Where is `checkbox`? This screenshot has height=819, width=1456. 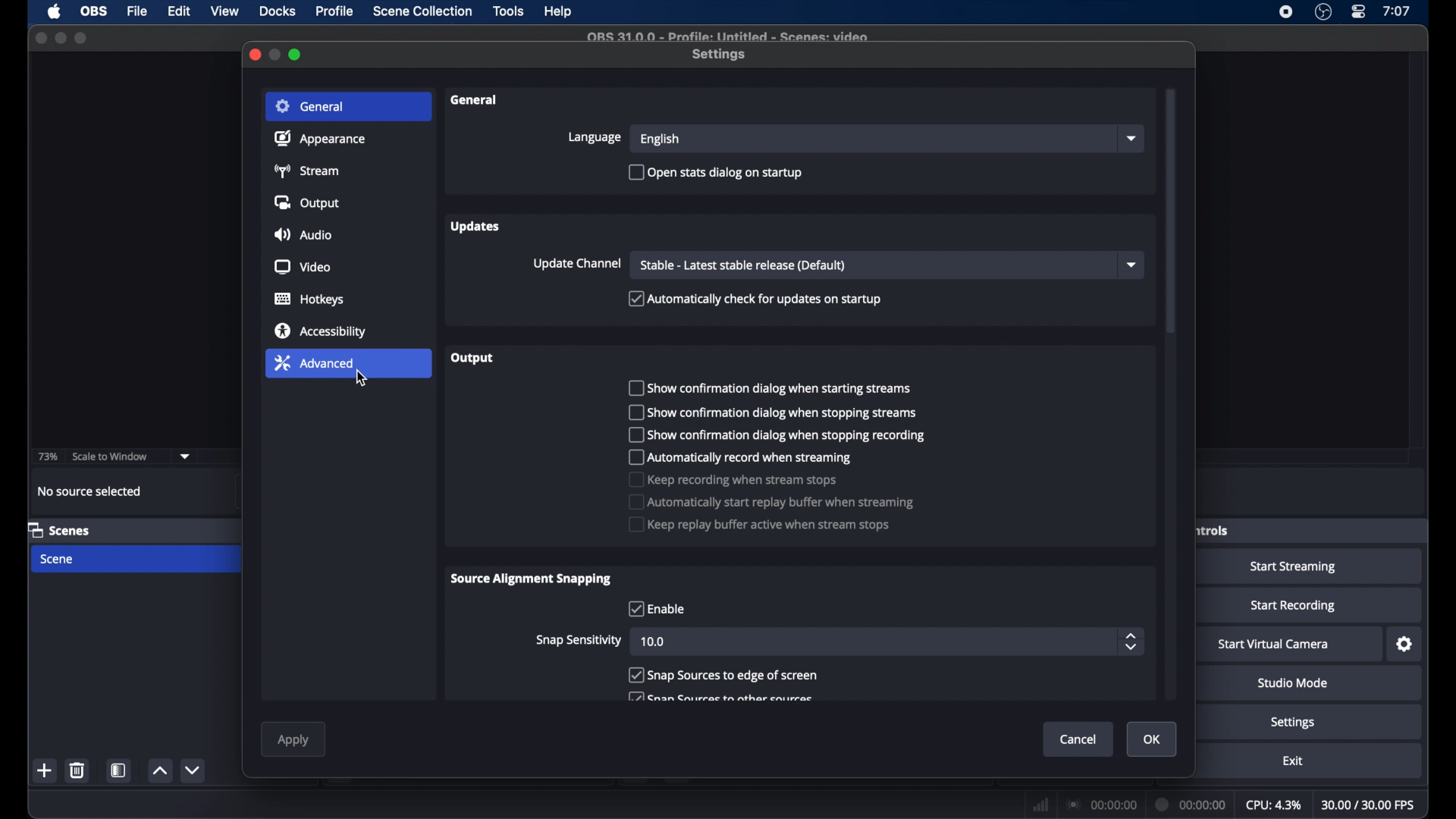 checkbox is located at coordinates (766, 387).